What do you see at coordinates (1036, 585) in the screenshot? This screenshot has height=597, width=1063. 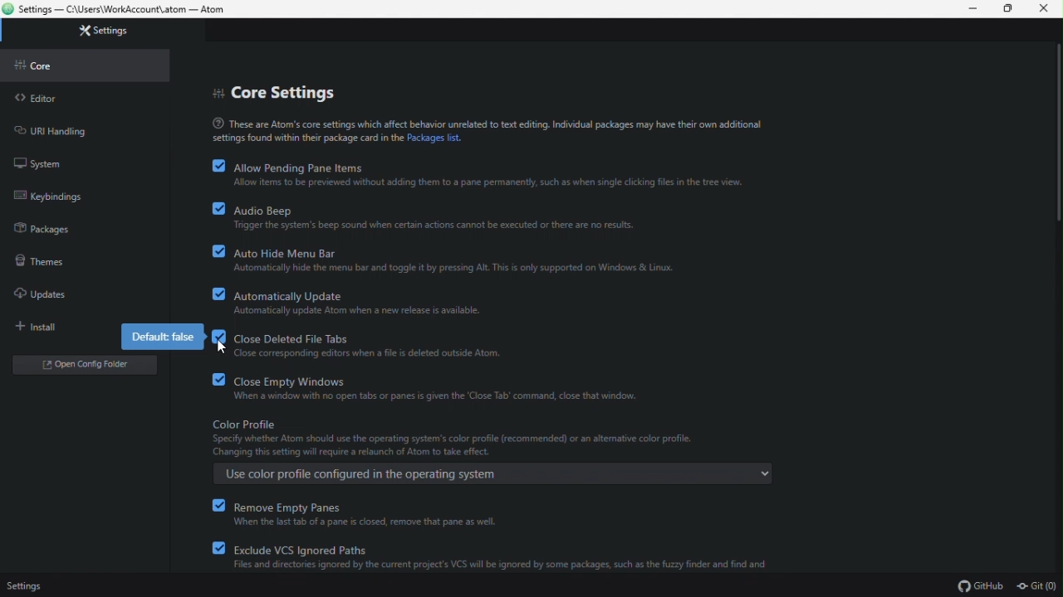 I see `Git (0)` at bounding box center [1036, 585].